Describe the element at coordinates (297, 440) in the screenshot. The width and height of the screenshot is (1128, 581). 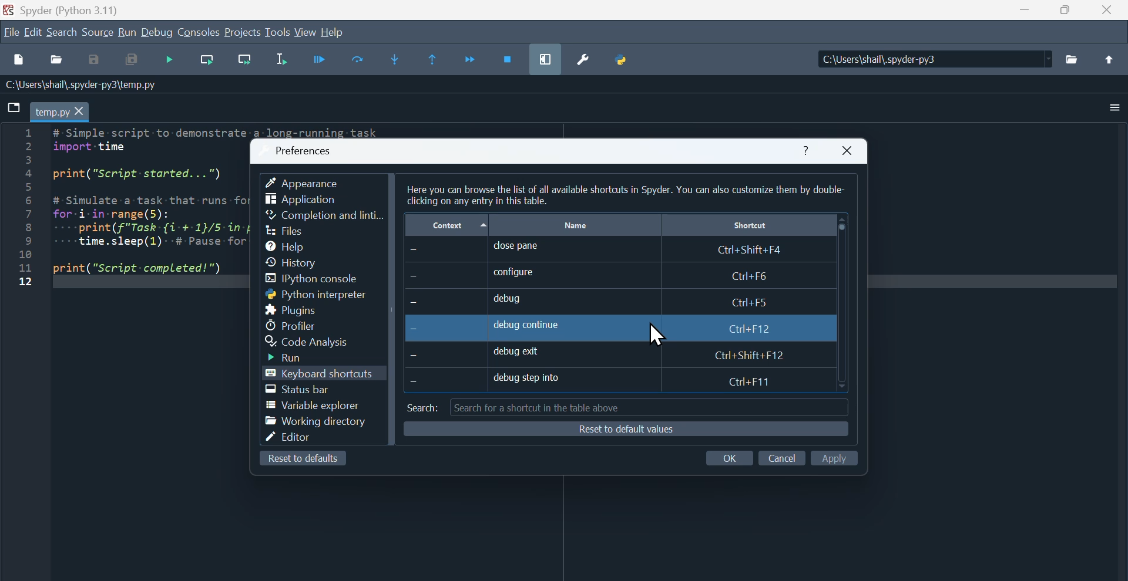
I see `Editor` at that location.